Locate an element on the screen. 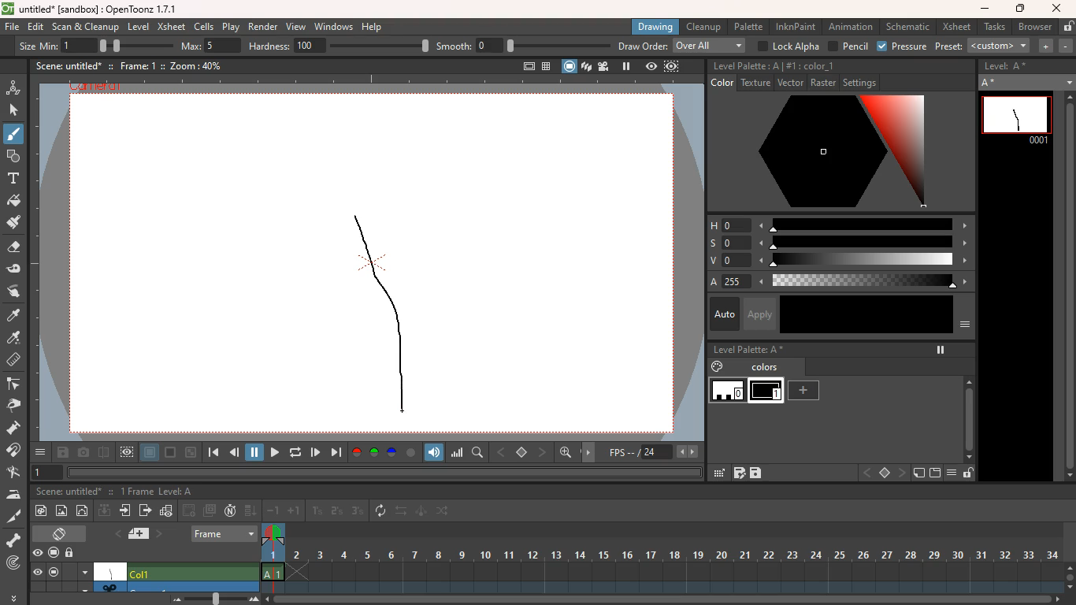 Image resolution: width=1076 pixels, height=605 pixels. refresh is located at coordinates (293, 452).